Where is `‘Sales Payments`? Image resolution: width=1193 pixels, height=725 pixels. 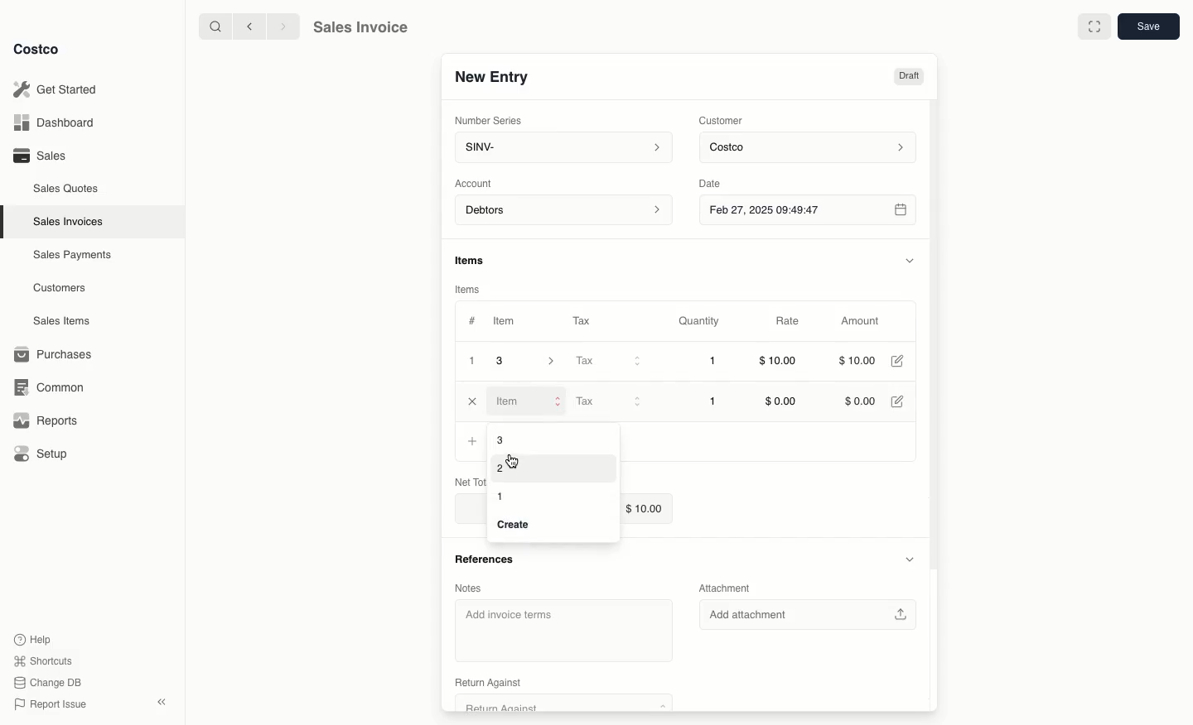
‘Sales Payments is located at coordinates (72, 253).